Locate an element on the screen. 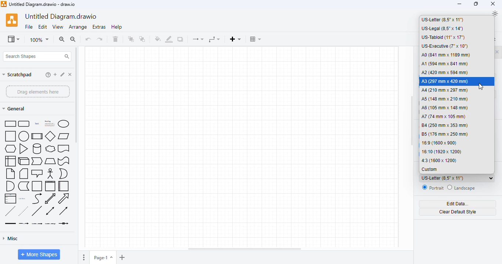  US-executive is located at coordinates (445, 46).